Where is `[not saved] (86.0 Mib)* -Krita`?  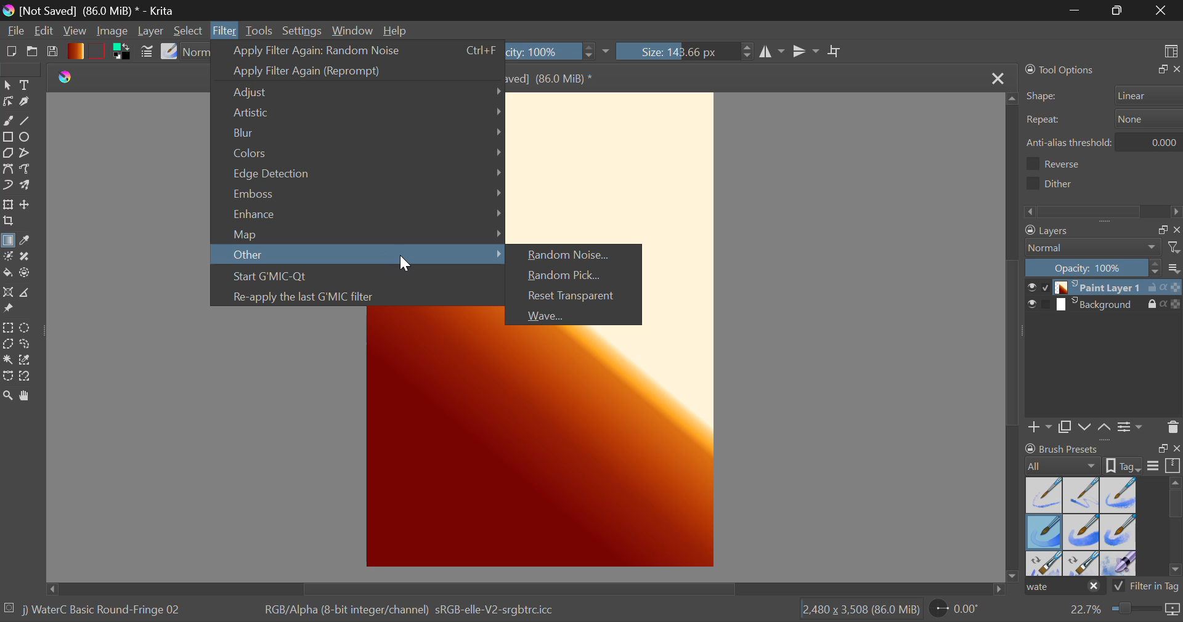 [not saved] (86.0 Mib)* -Krita is located at coordinates (89, 11).